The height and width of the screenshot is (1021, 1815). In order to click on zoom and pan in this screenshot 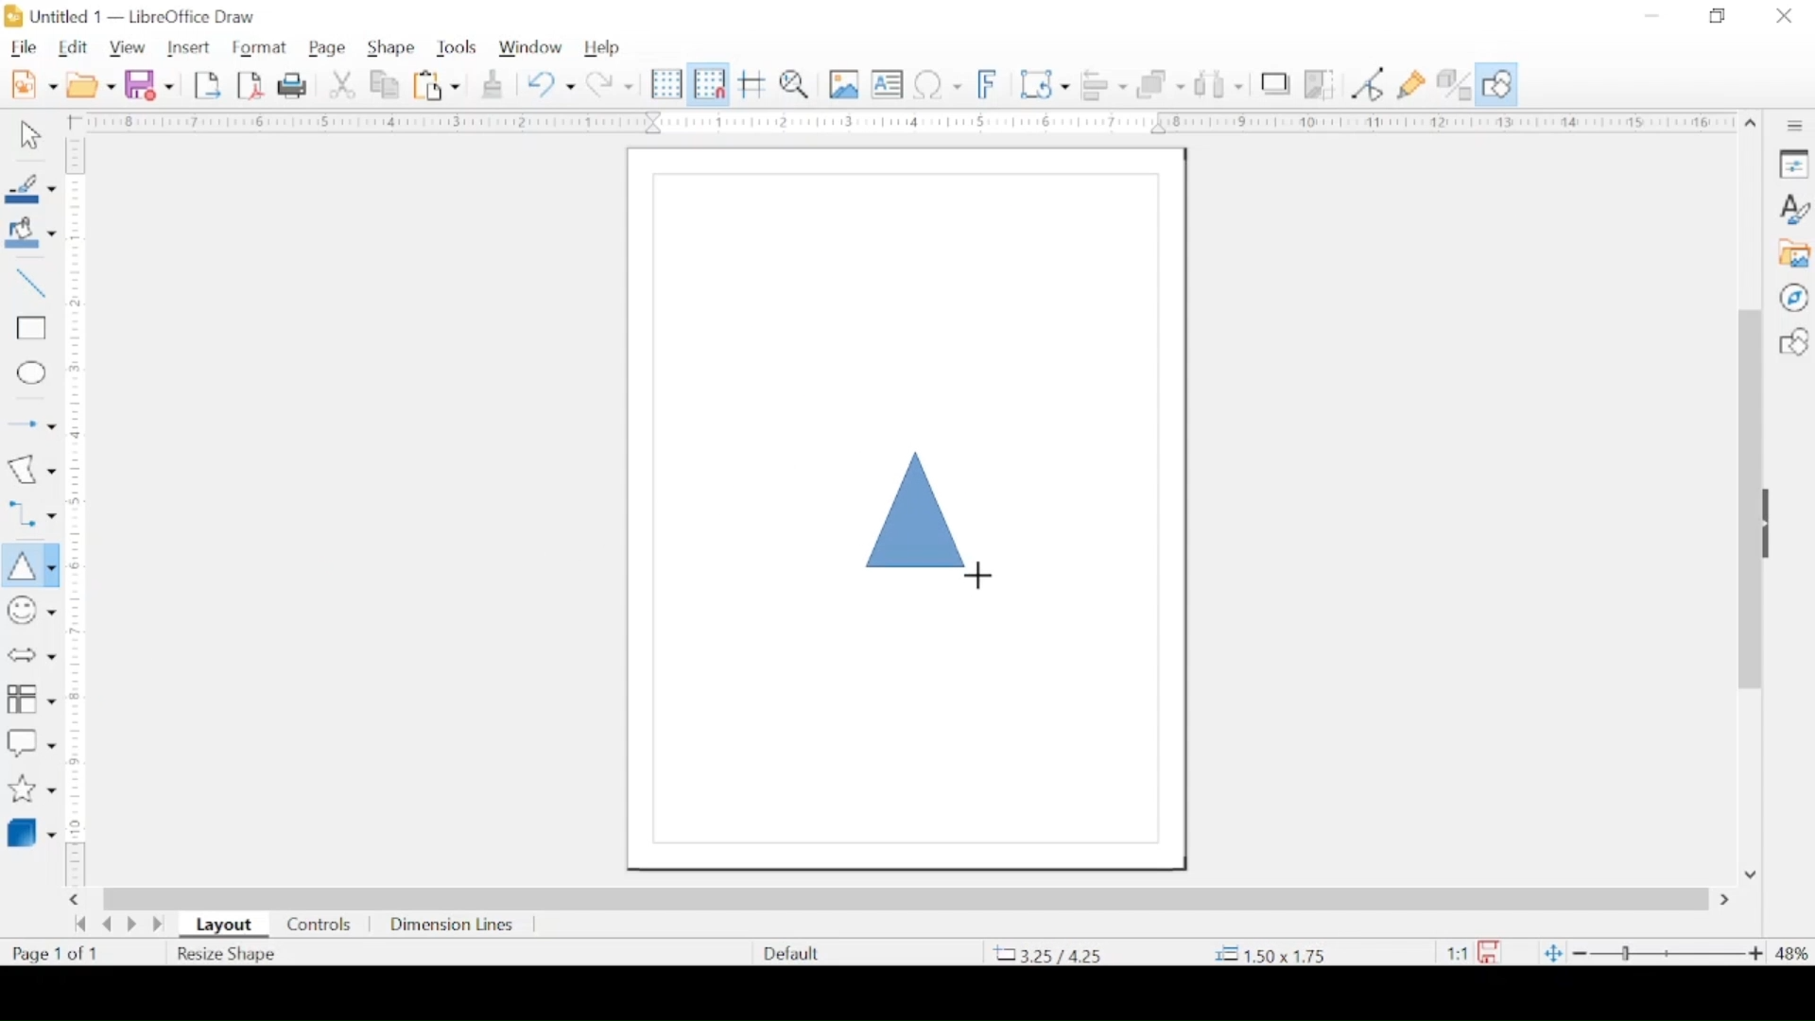, I will do `click(795, 85)`.